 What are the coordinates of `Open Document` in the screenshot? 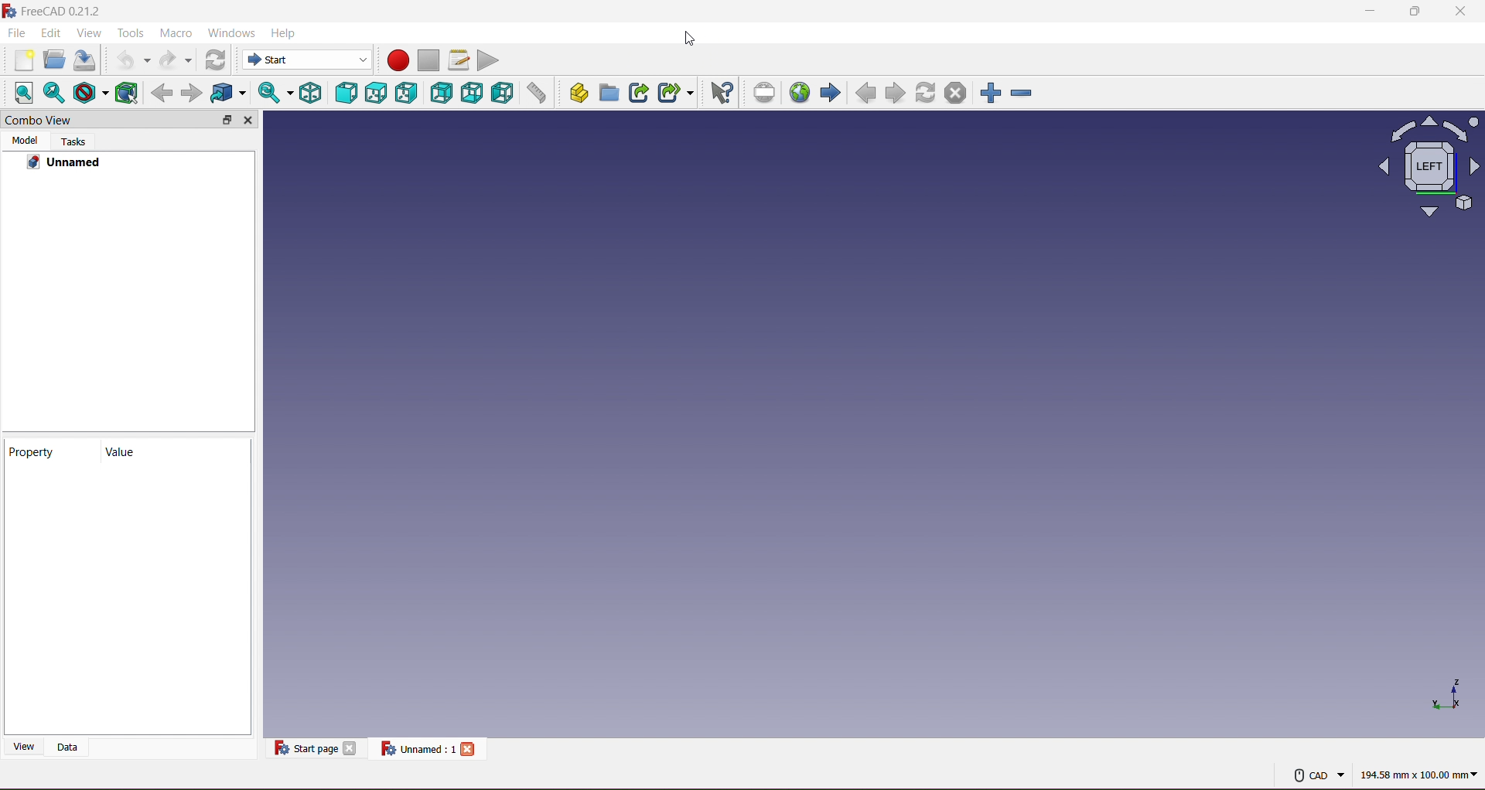 It's located at (54, 61).